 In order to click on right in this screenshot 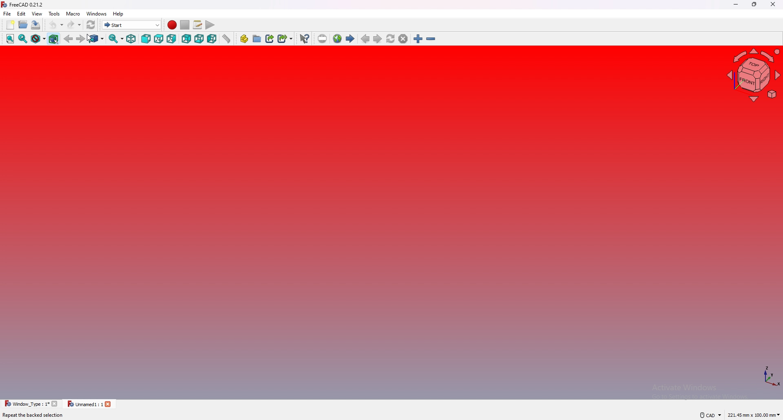, I will do `click(172, 39)`.